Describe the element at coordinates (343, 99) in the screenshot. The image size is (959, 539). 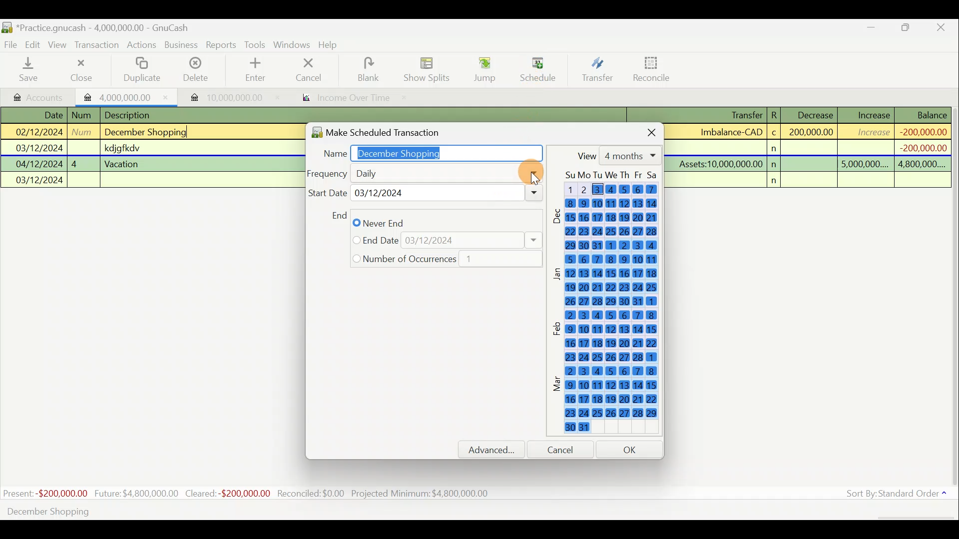
I see `Report` at that location.